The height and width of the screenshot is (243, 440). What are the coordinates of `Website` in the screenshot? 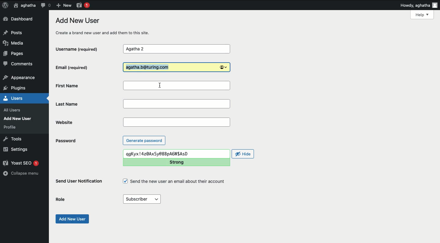 It's located at (88, 122).